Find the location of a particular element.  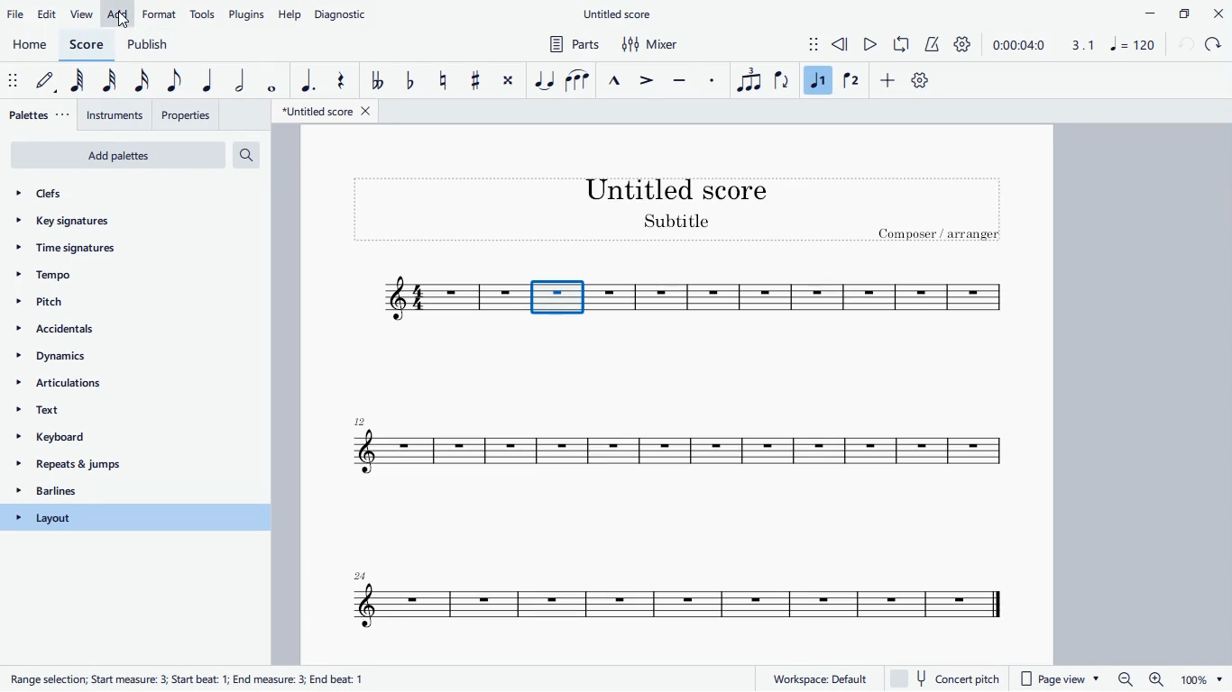

page view is located at coordinates (1062, 679).